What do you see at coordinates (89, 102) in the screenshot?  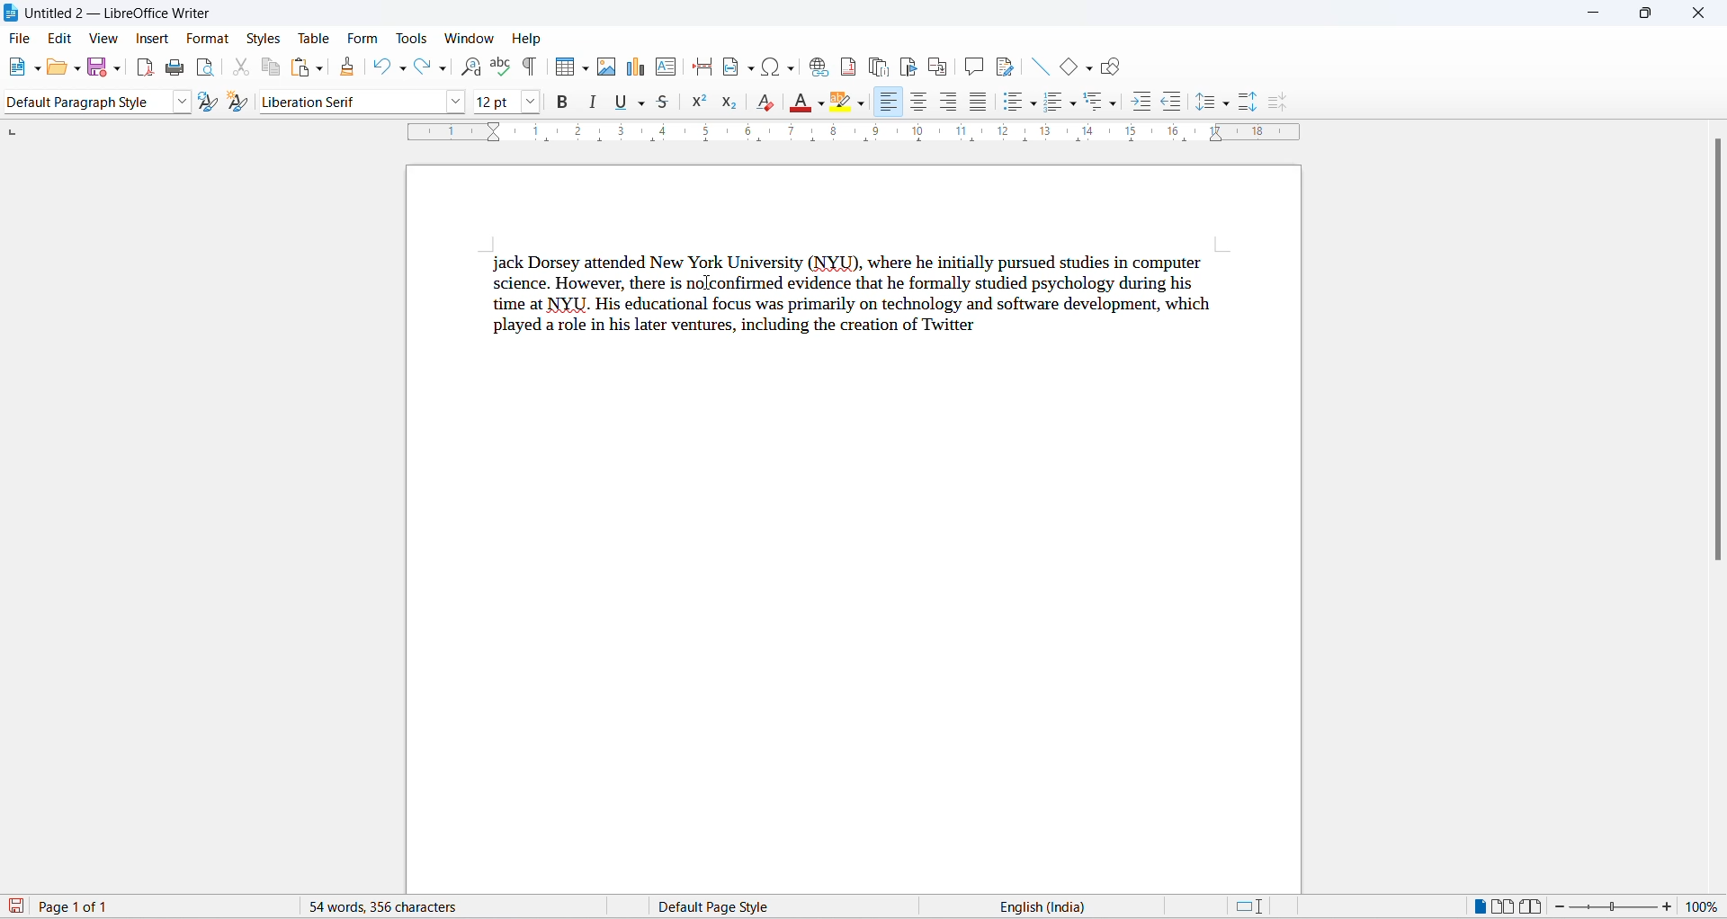 I see `paragraph style` at bounding box center [89, 102].